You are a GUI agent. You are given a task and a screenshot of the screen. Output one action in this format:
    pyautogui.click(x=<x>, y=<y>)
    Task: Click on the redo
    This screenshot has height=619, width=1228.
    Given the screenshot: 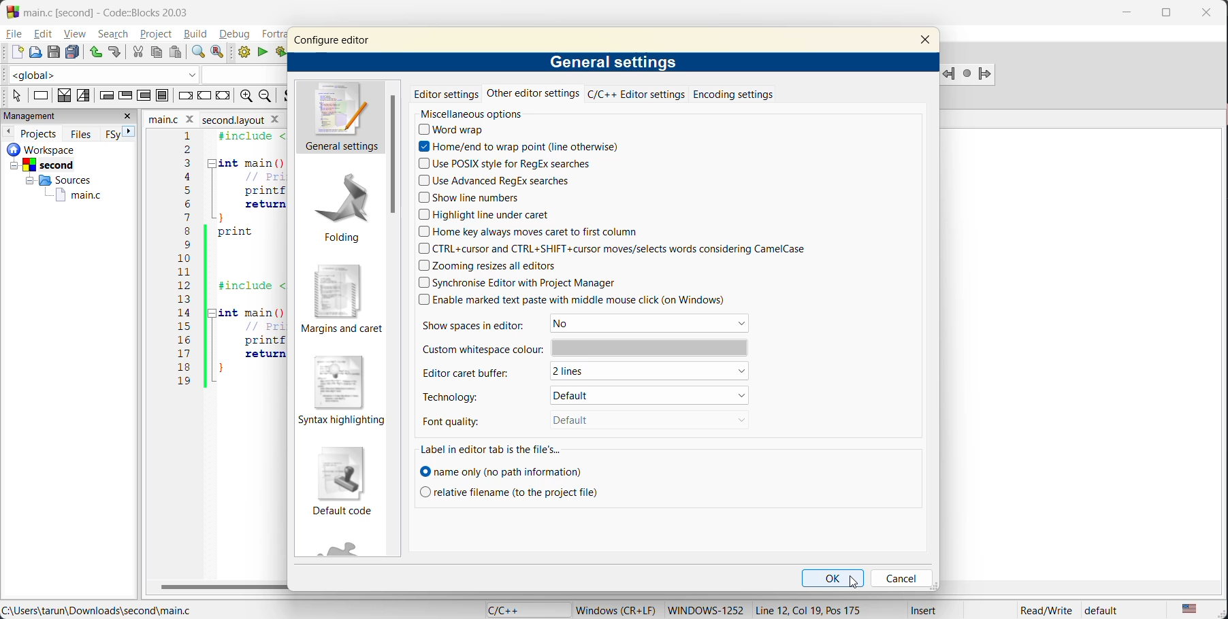 What is the action you would take?
    pyautogui.click(x=115, y=54)
    